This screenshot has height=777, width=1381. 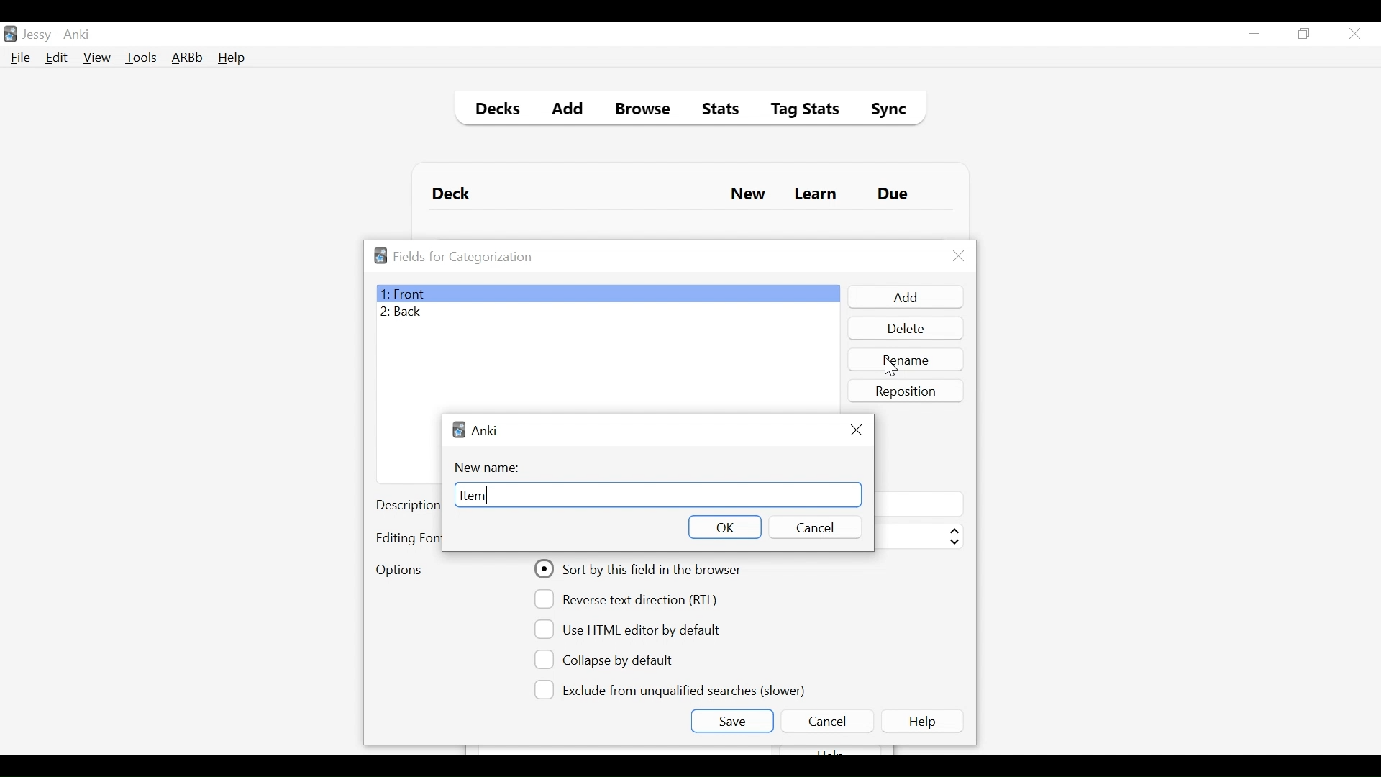 I want to click on Add, so click(x=904, y=297).